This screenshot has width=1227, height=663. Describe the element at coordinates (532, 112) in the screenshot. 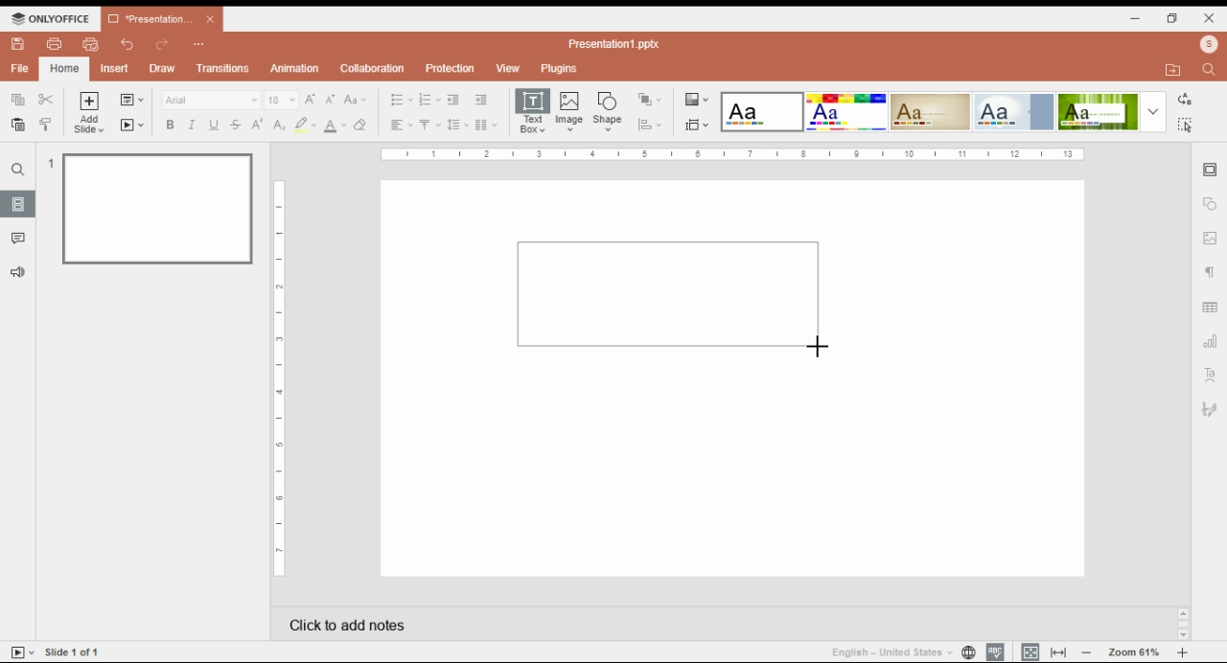

I see `insert text box` at that location.